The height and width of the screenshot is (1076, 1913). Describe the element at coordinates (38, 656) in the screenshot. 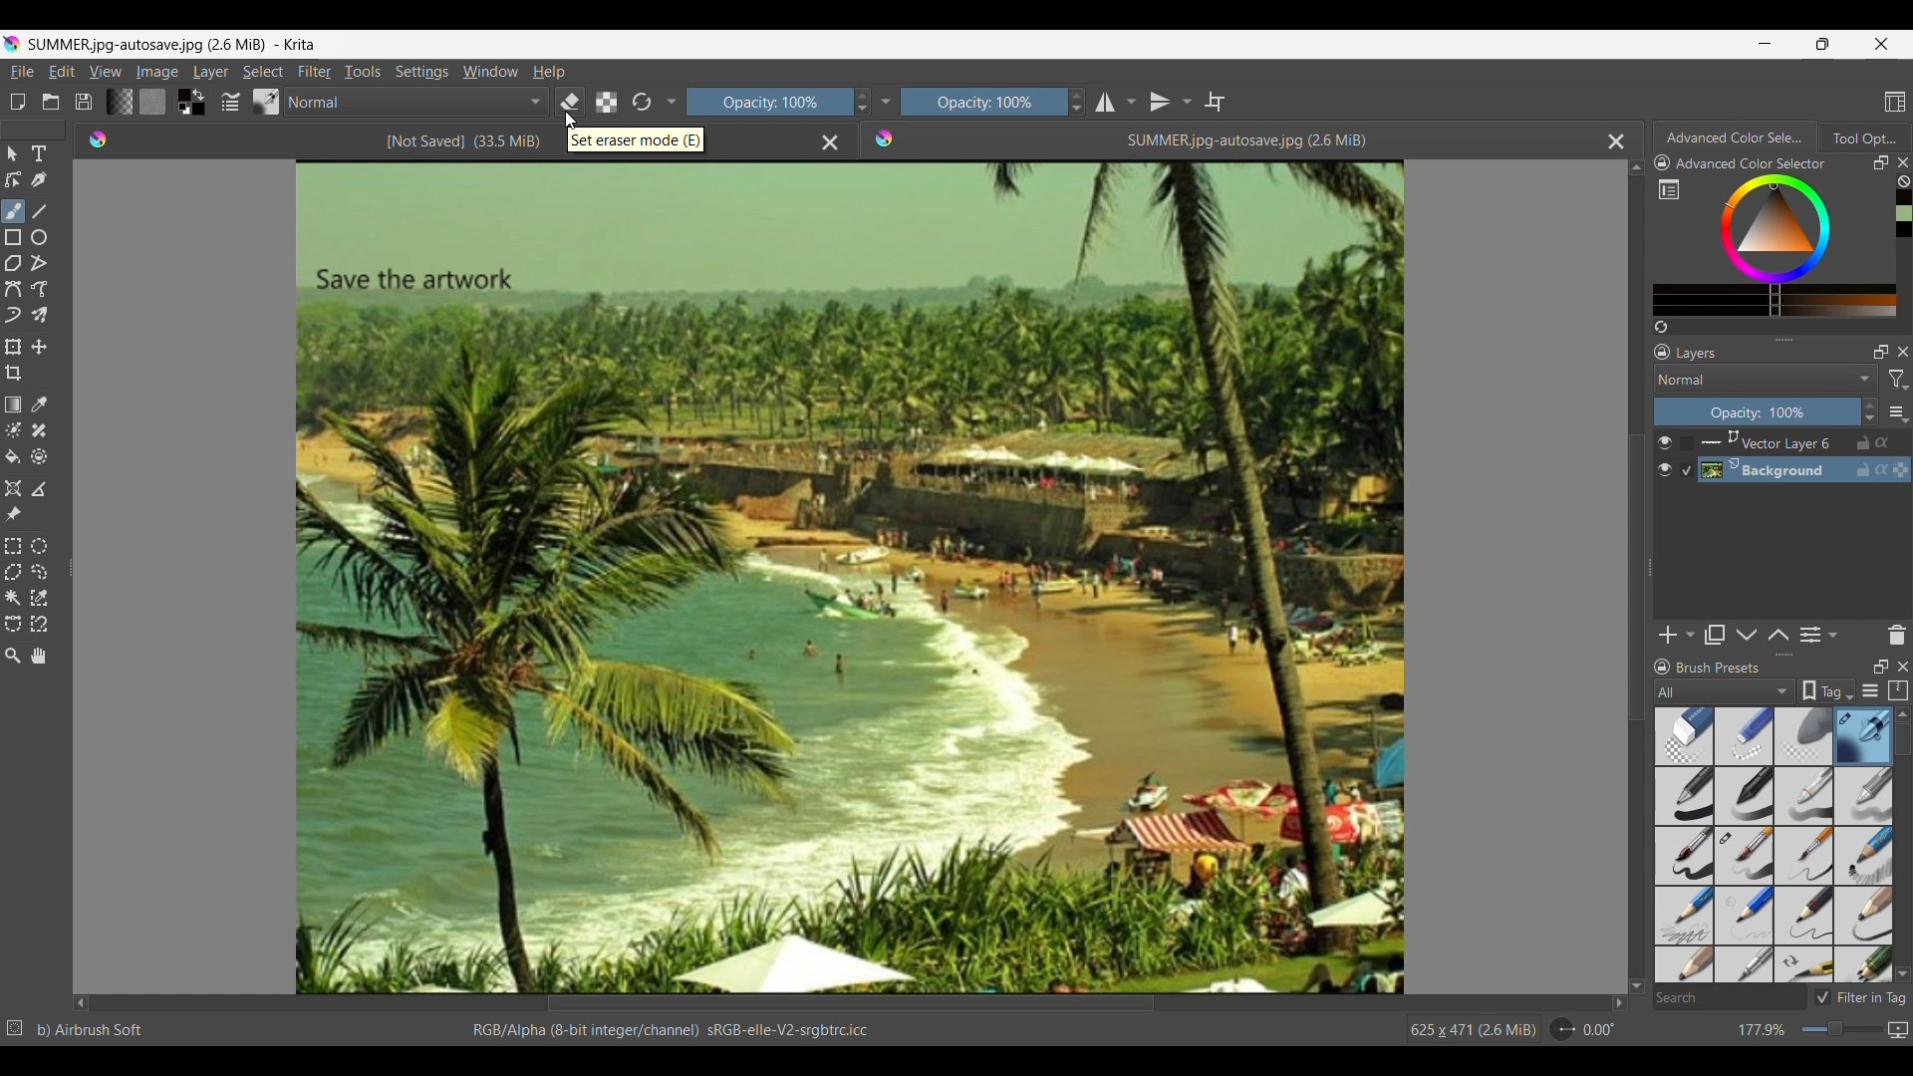

I see `Pan tool` at that location.